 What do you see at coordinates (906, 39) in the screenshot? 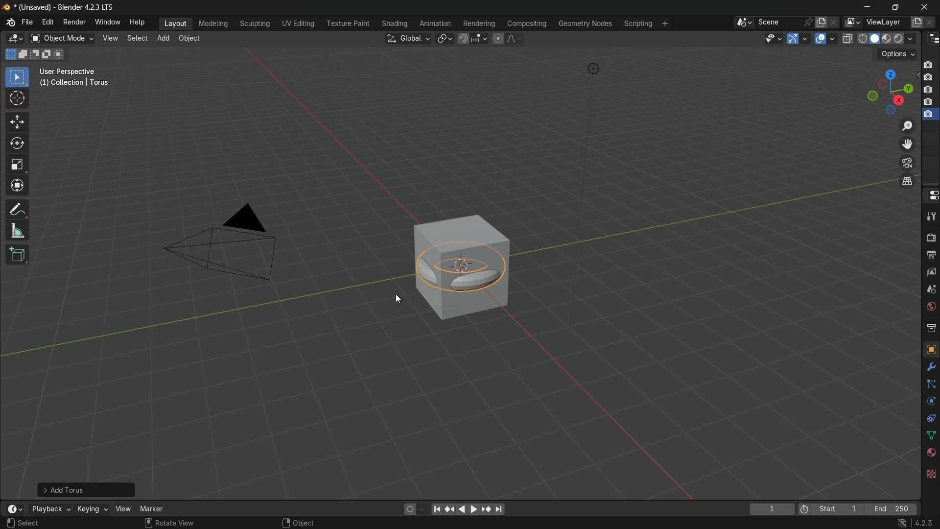
I see `material preview` at bounding box center [906, 39].